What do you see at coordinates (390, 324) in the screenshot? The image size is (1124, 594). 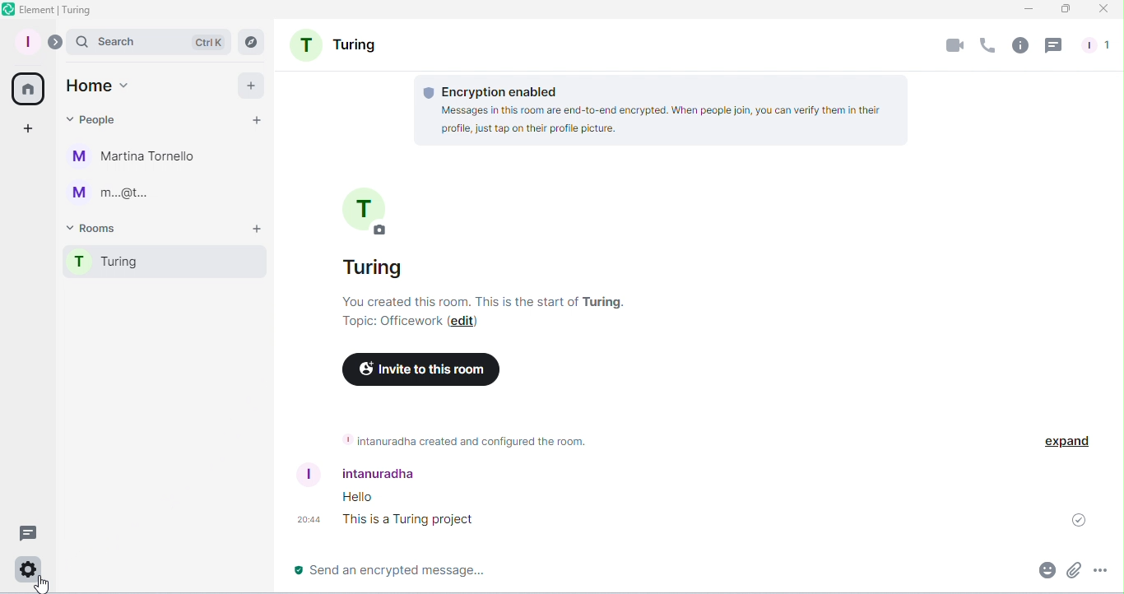 I see `Topic` at bounding box center [390, 324].